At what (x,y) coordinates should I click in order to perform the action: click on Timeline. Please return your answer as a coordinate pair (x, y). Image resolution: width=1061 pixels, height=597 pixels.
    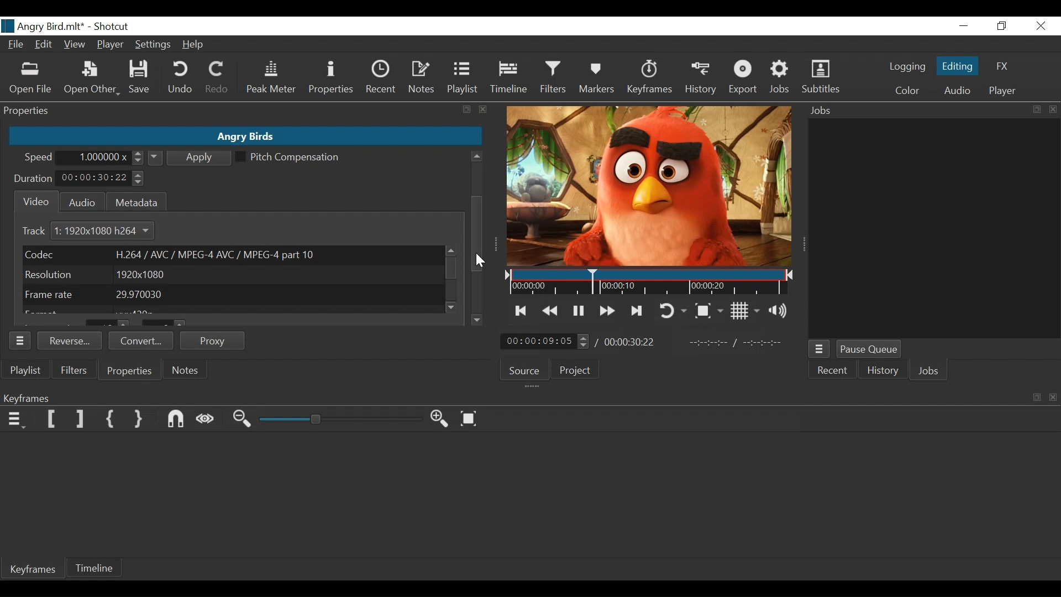
    Looking at the image, I should click on (96, 569).